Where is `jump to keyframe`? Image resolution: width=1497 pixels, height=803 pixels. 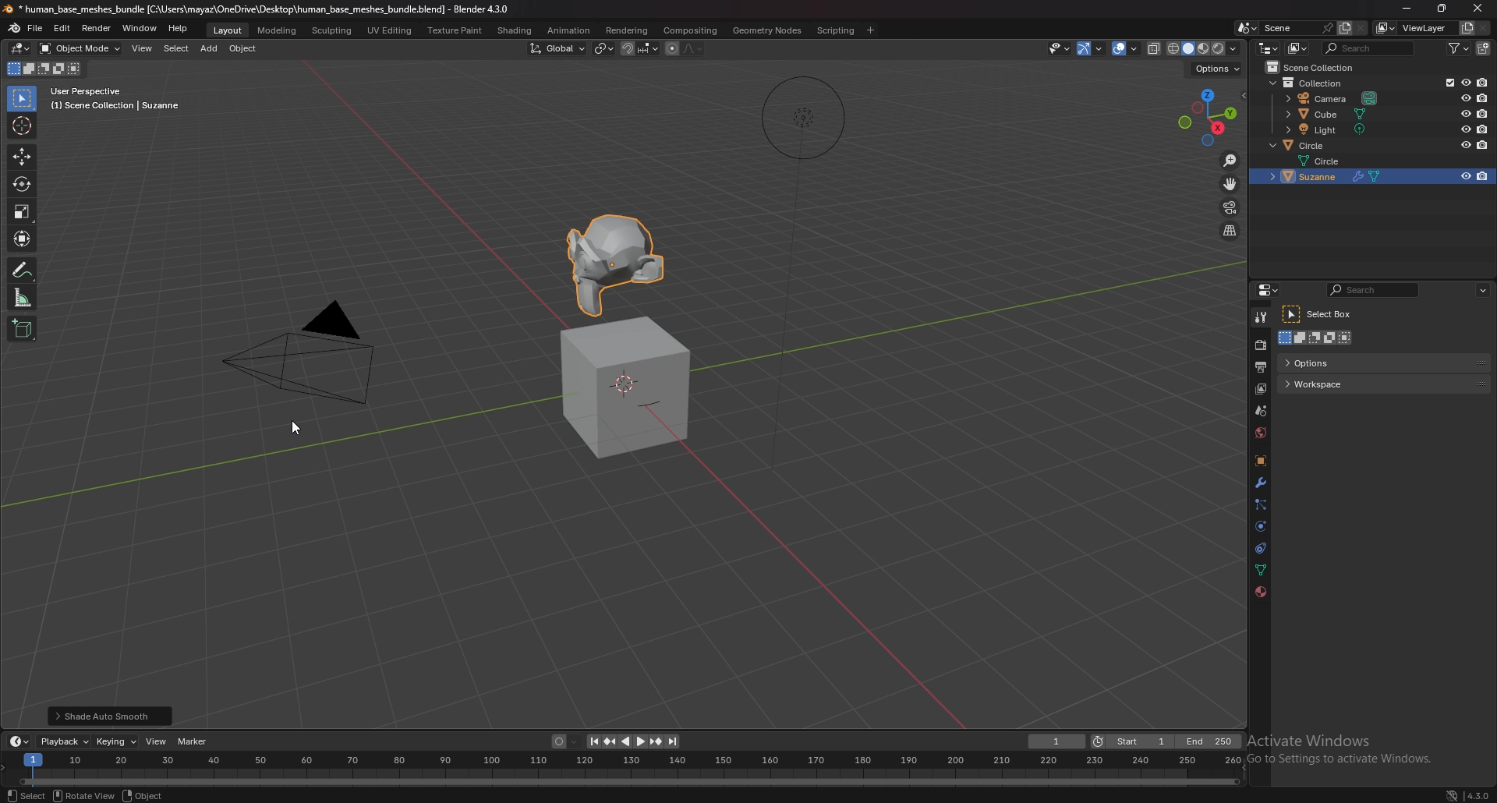 jump to keyframe is located at coordinates (655, 741).